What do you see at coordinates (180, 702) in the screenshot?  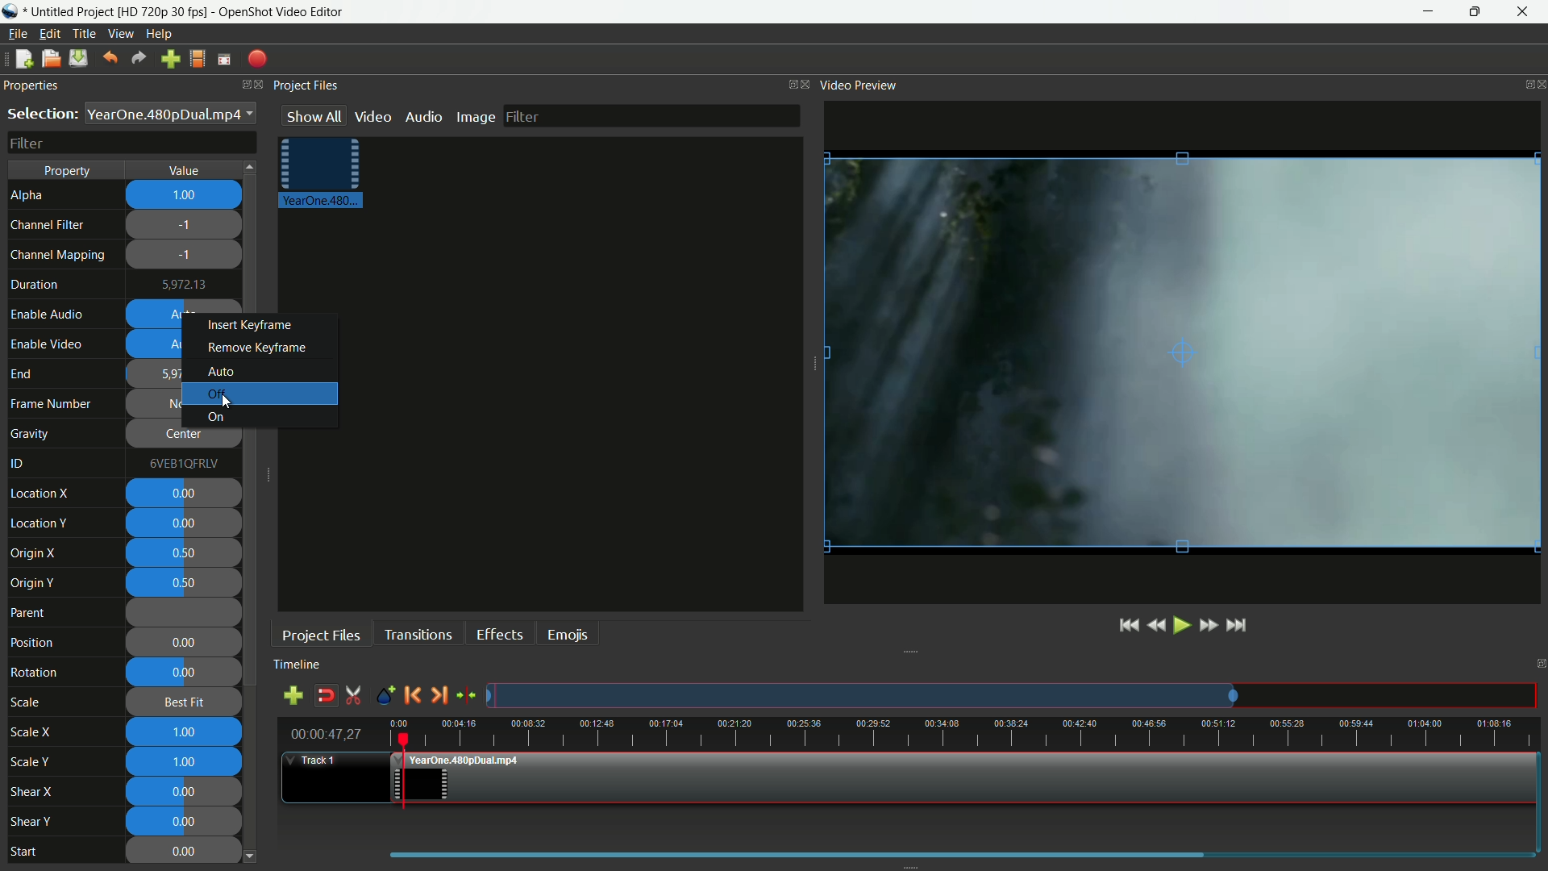 I see `best fit` at bounding box center [180, 702].